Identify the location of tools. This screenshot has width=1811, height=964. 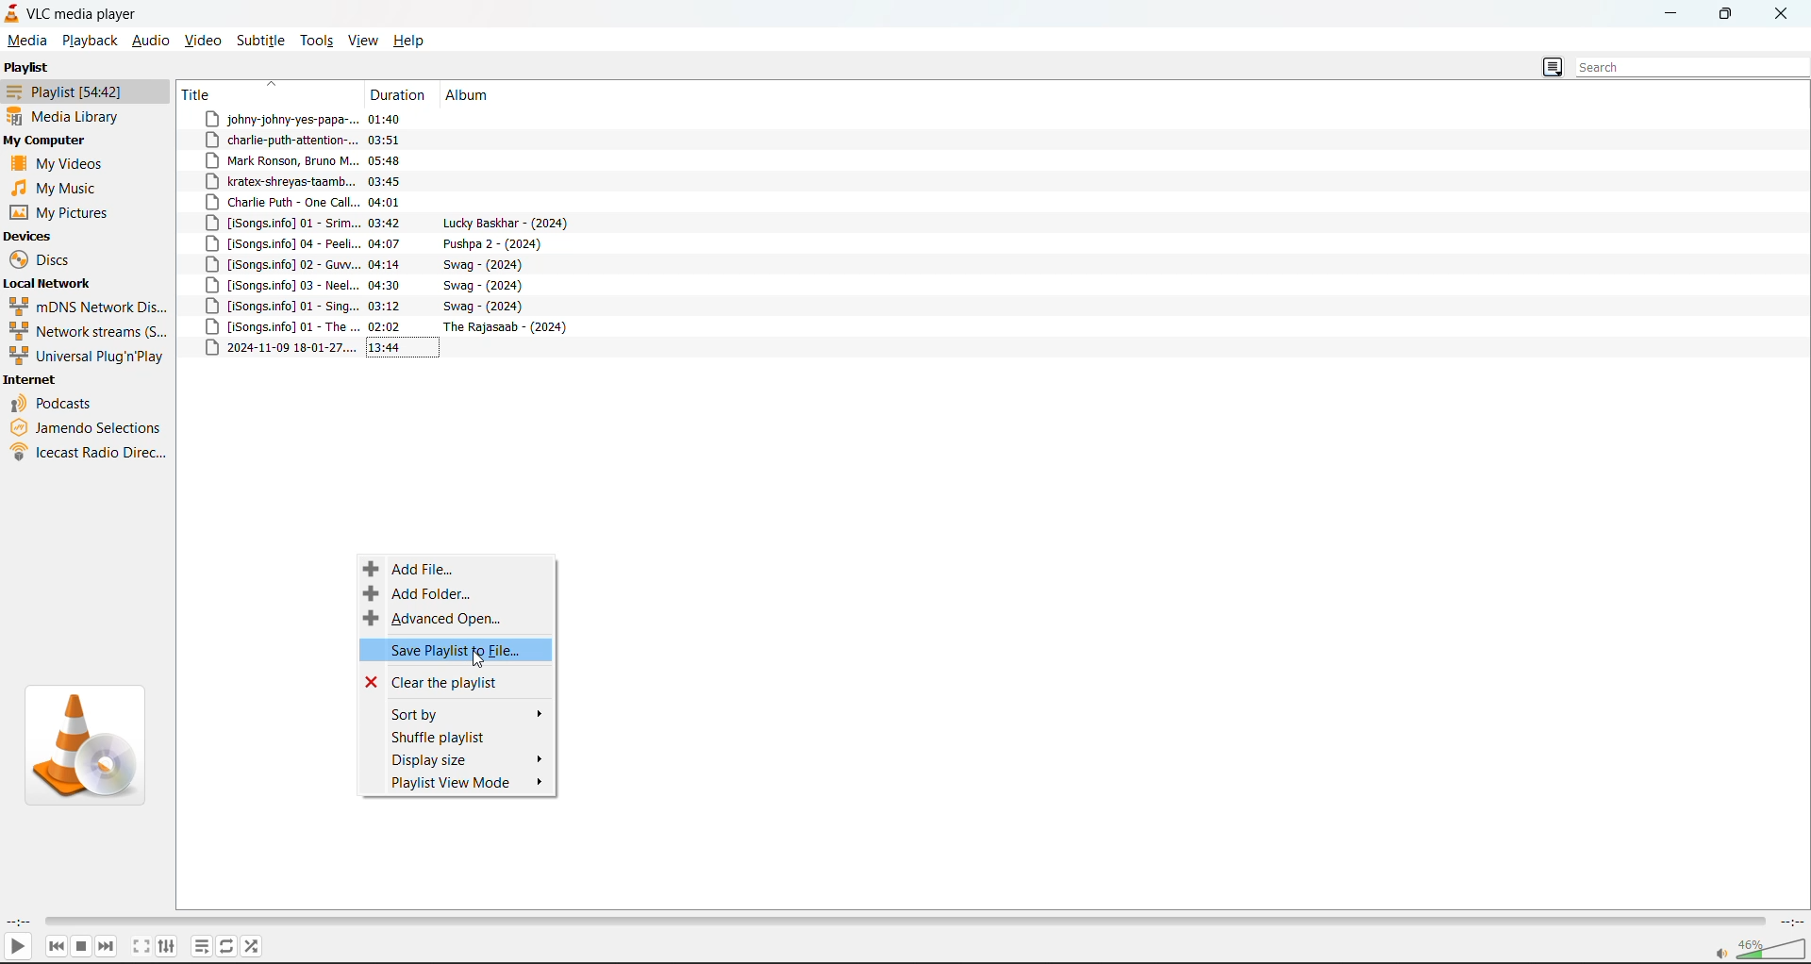
(321, 41).